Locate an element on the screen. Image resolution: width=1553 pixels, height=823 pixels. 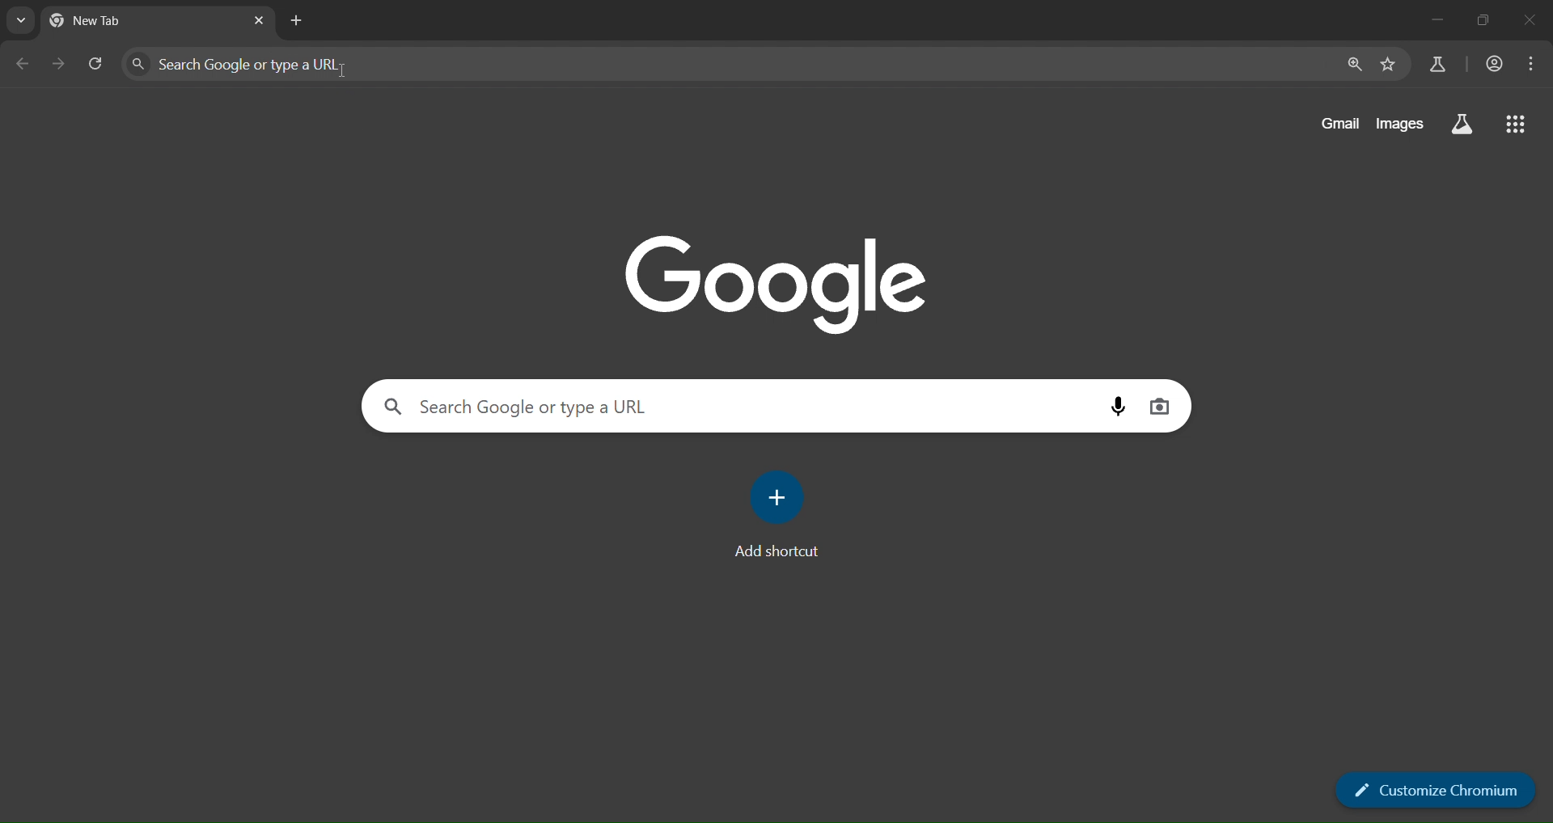
Search Google or type a URL is located at coordinates (517, 407).